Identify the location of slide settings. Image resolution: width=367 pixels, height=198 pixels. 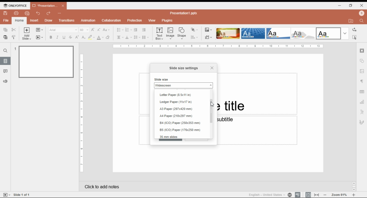
(362, 51).